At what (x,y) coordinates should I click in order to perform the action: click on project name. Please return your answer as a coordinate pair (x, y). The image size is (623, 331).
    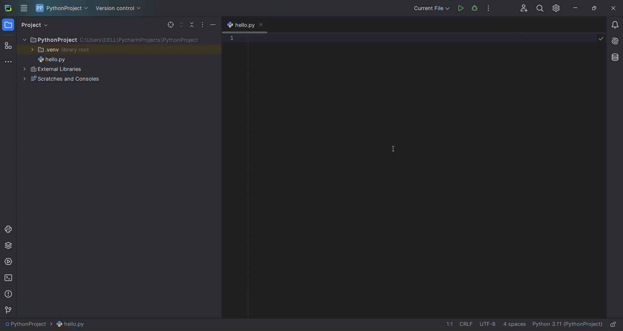
    Looking at the image, I should click on (63, 8).